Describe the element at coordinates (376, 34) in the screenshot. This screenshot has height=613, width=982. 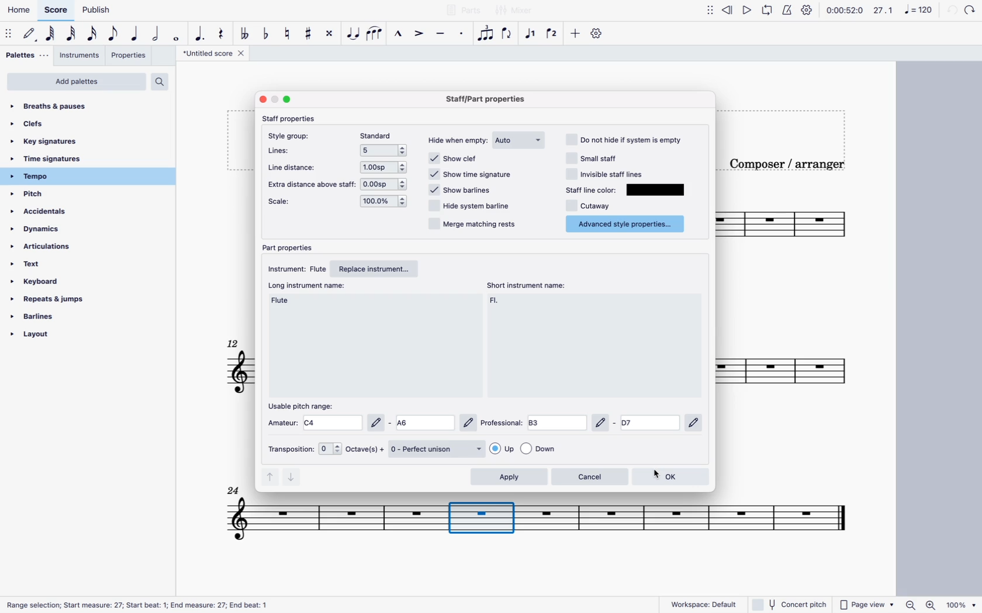
I see `slur` at that location.